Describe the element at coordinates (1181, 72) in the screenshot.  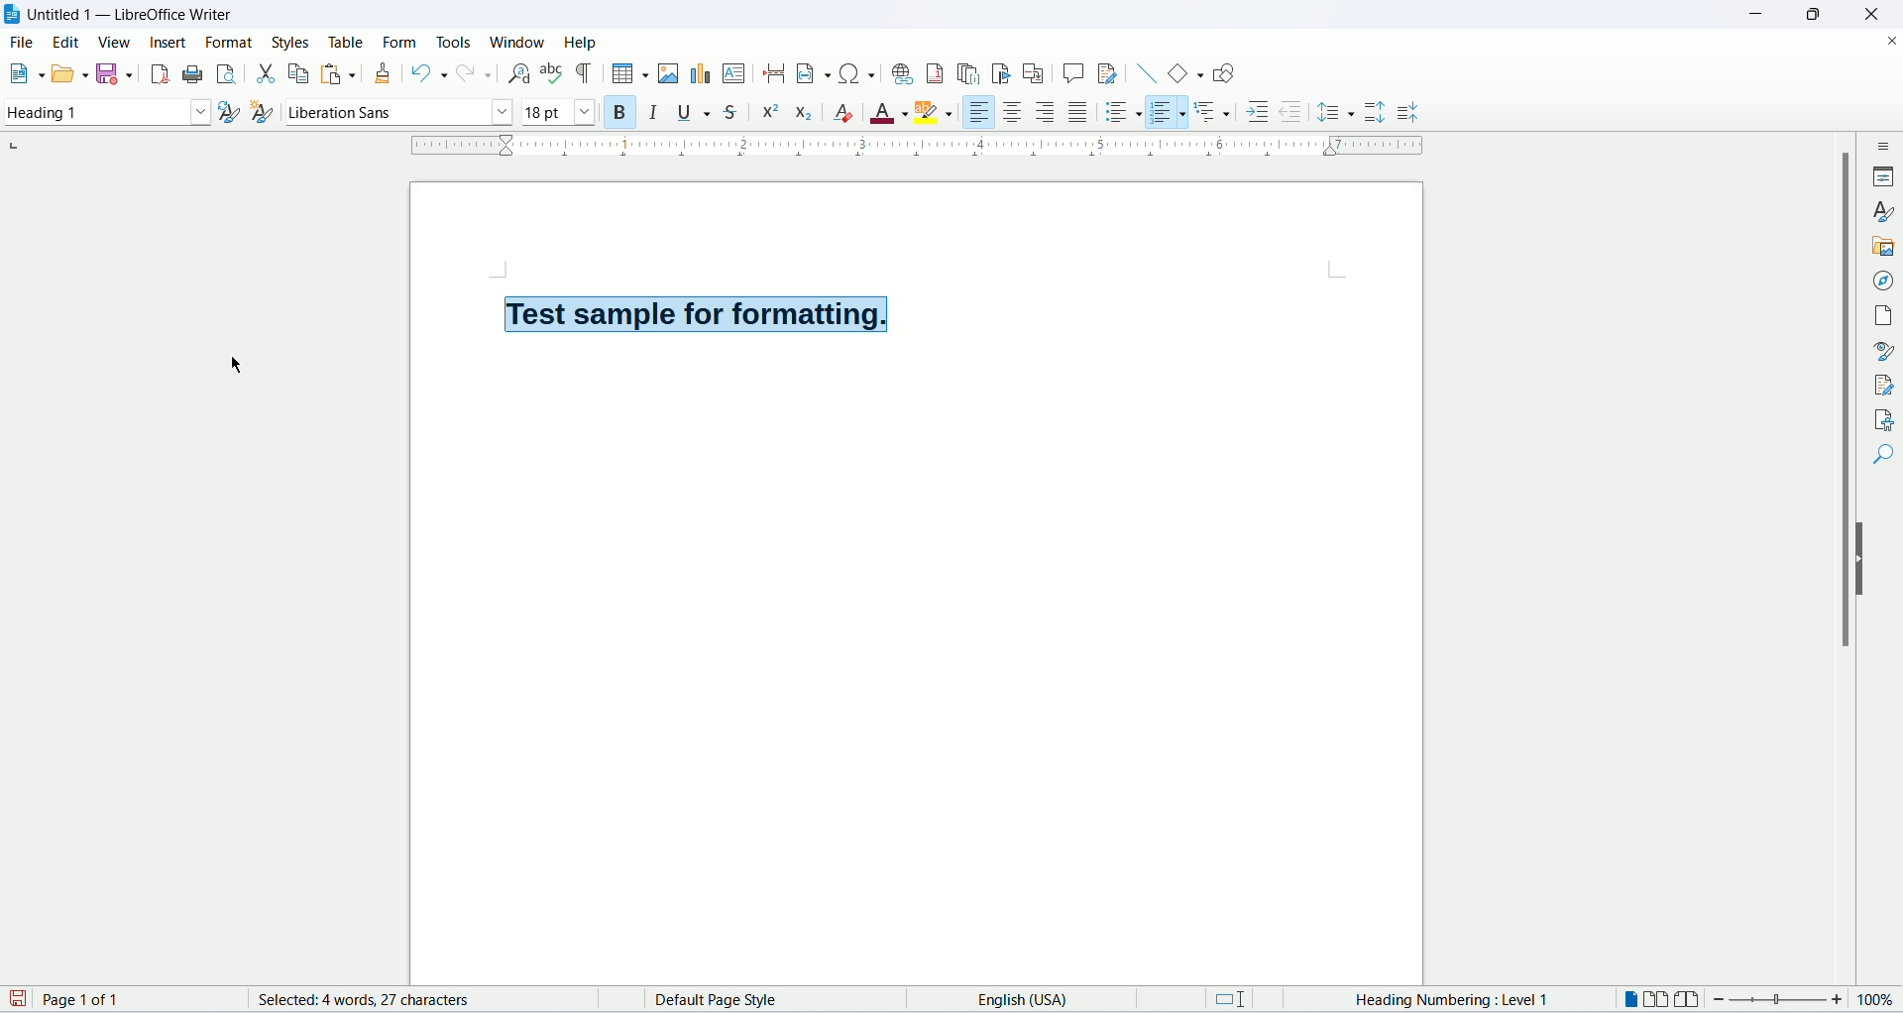
I see `basic shapes` at that location.